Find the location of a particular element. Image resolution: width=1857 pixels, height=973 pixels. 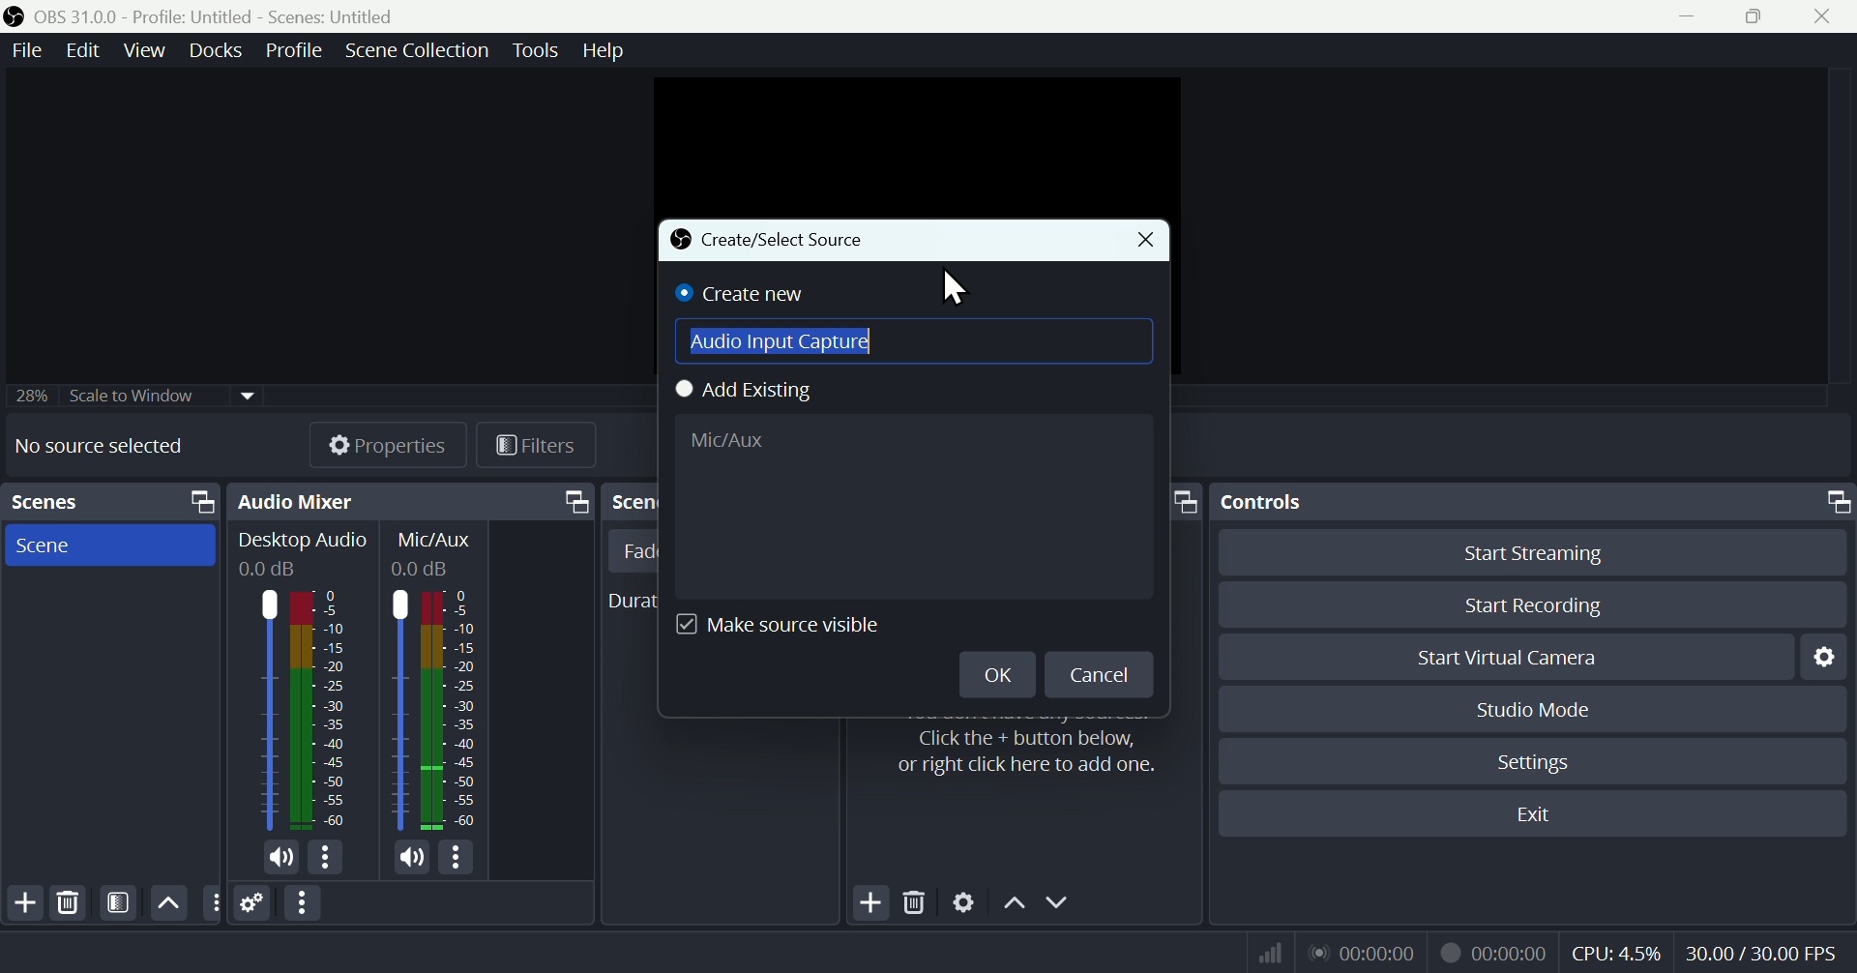

CPU Usage is located at coordinates (1617, 954).